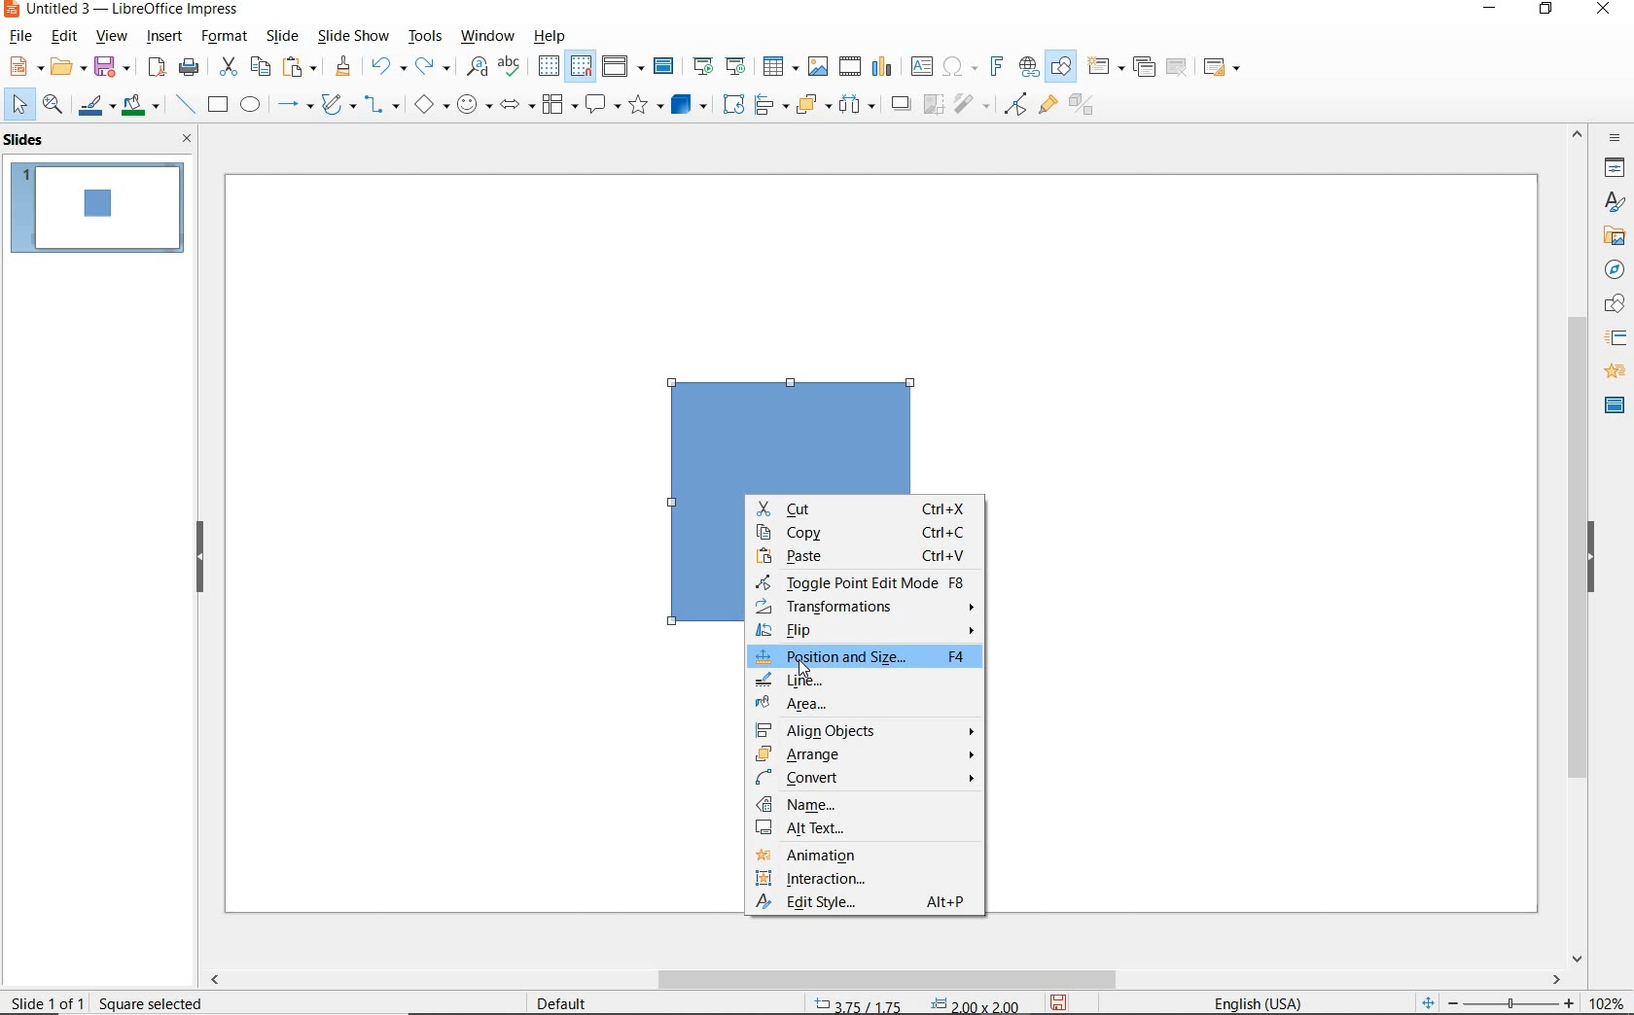 The width and height of the screenshot is (1634, 1015). What do you see at coordinates (920, 65) in the screenshot?
I see `insert text box` at bounding box center [920, 65].